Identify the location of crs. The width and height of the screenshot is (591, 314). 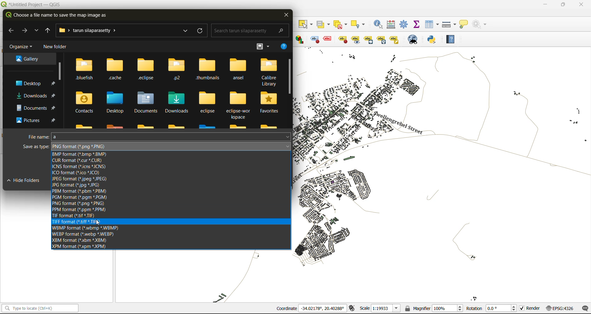
(558, 307).